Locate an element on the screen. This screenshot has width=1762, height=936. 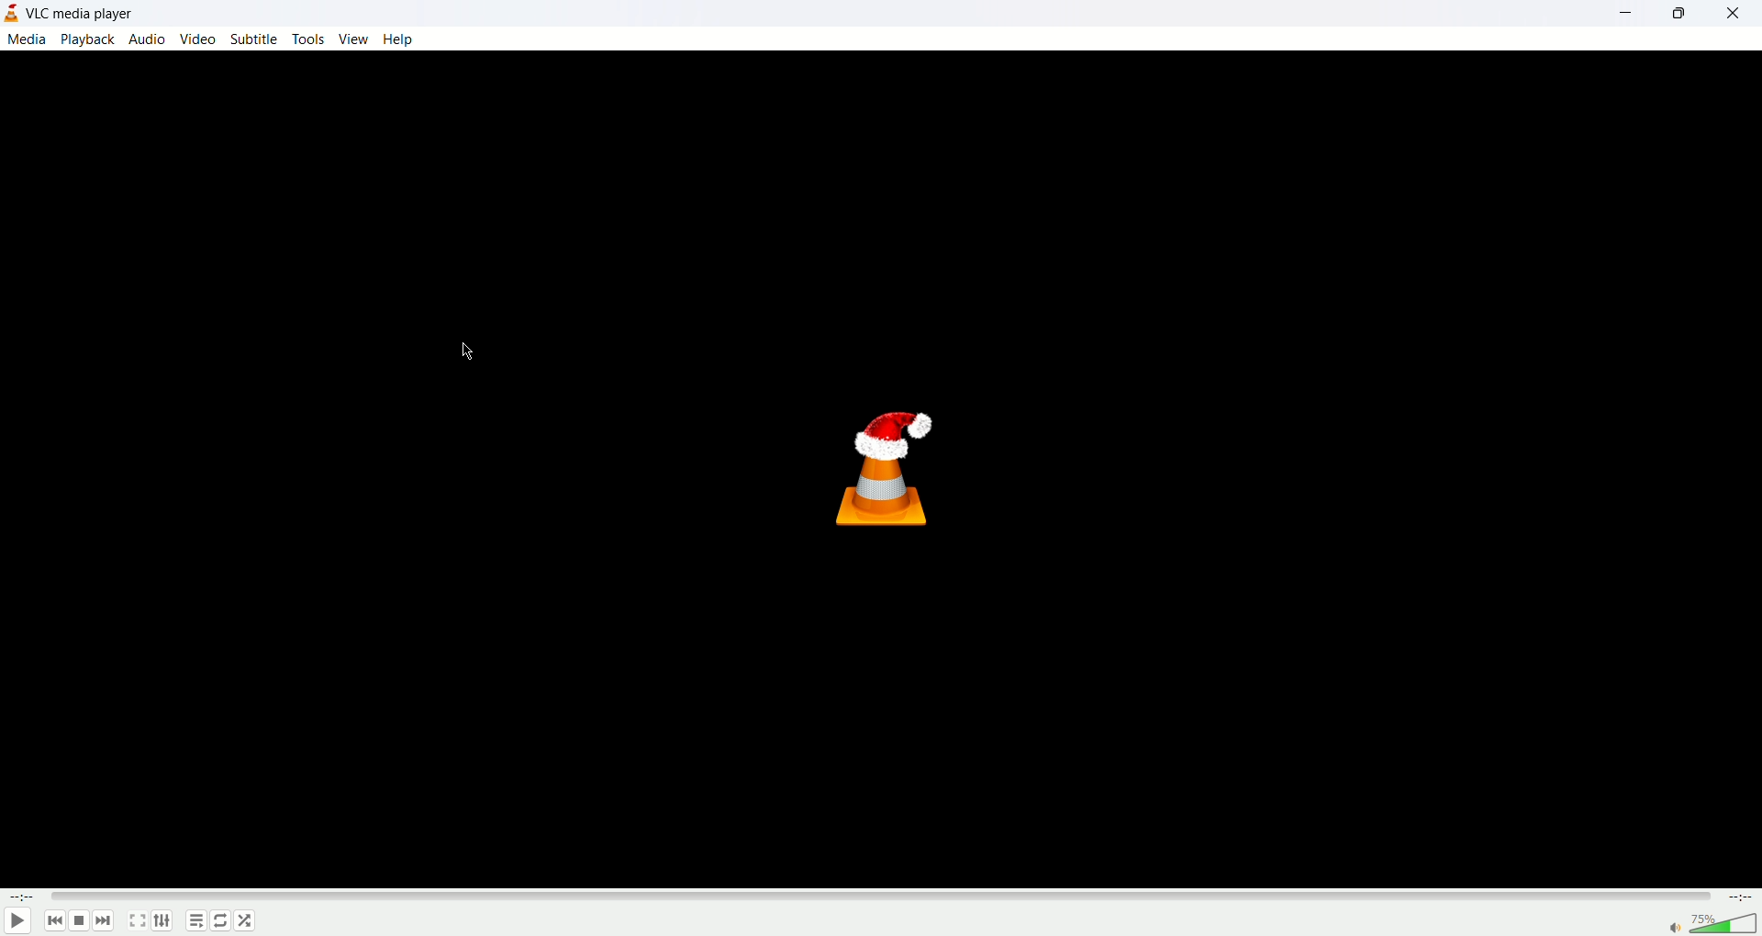
minimize is located at coordinates (1633, 13).